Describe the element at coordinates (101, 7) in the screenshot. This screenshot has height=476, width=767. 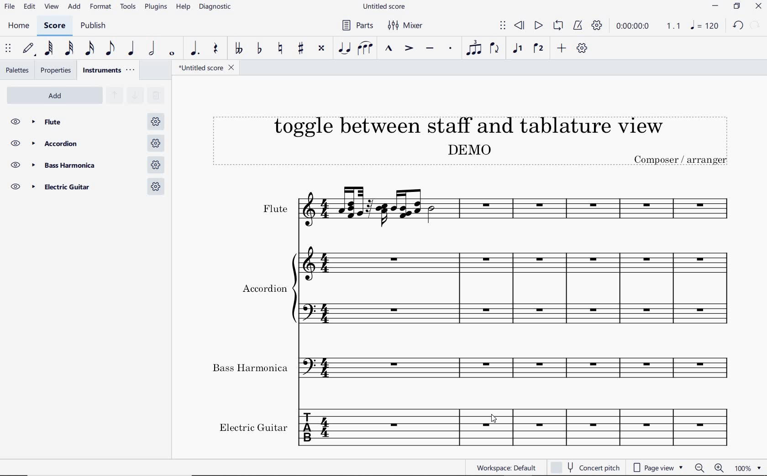
I see `format` at that location.